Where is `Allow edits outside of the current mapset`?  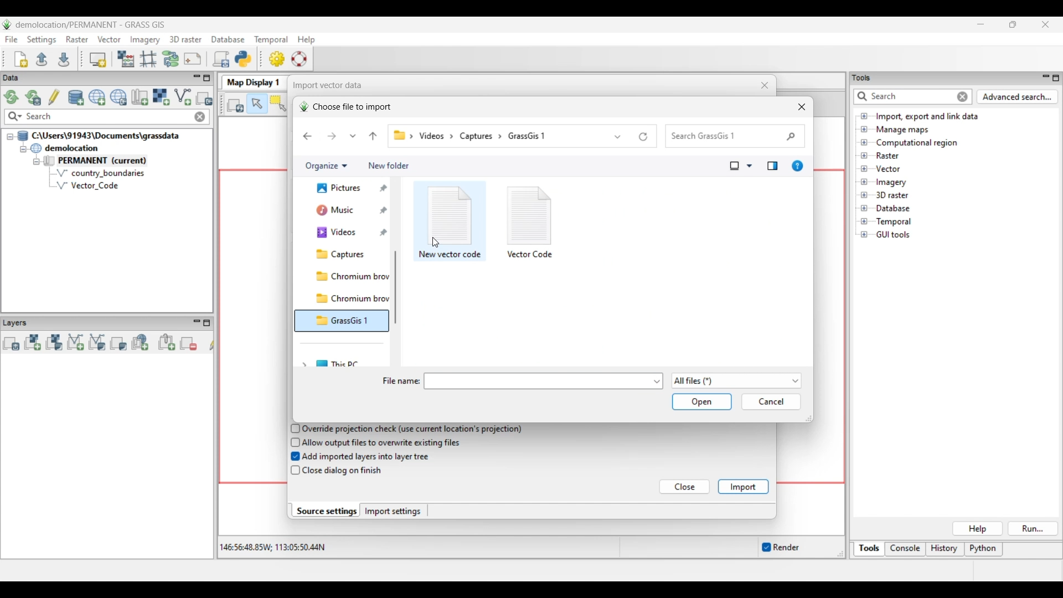
Allow edits outside of the current mapset is located at coordinates (54, 97).